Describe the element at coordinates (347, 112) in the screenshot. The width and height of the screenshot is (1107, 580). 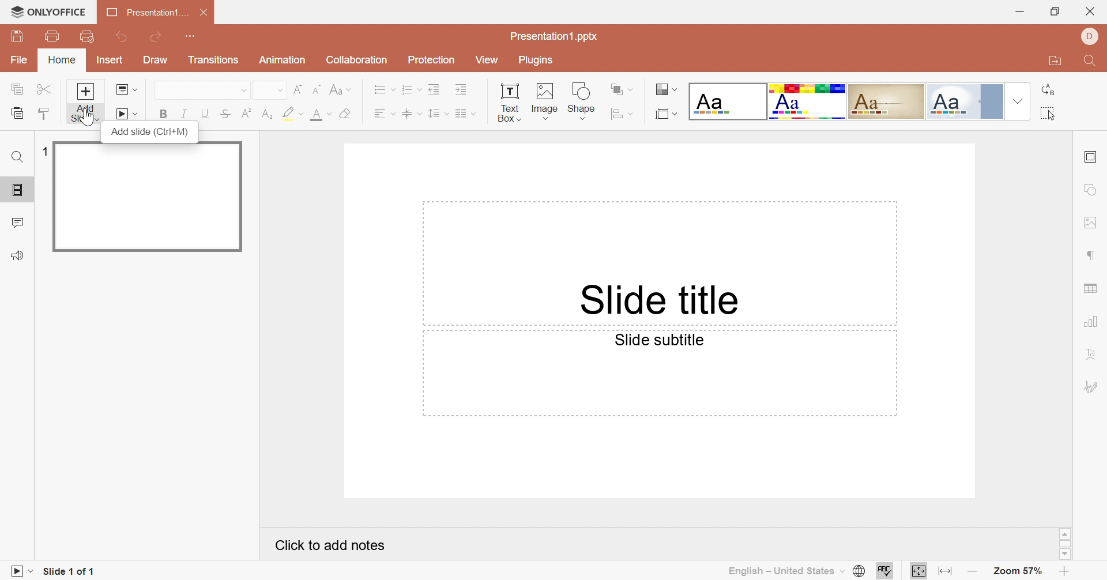
I see `Clear Style` at that location.